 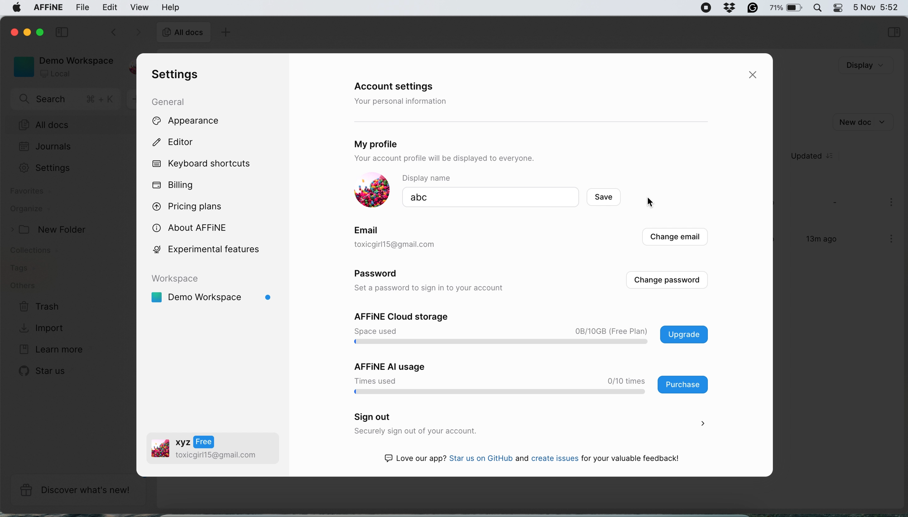 I want to click on file, so click(x=83, y=7).